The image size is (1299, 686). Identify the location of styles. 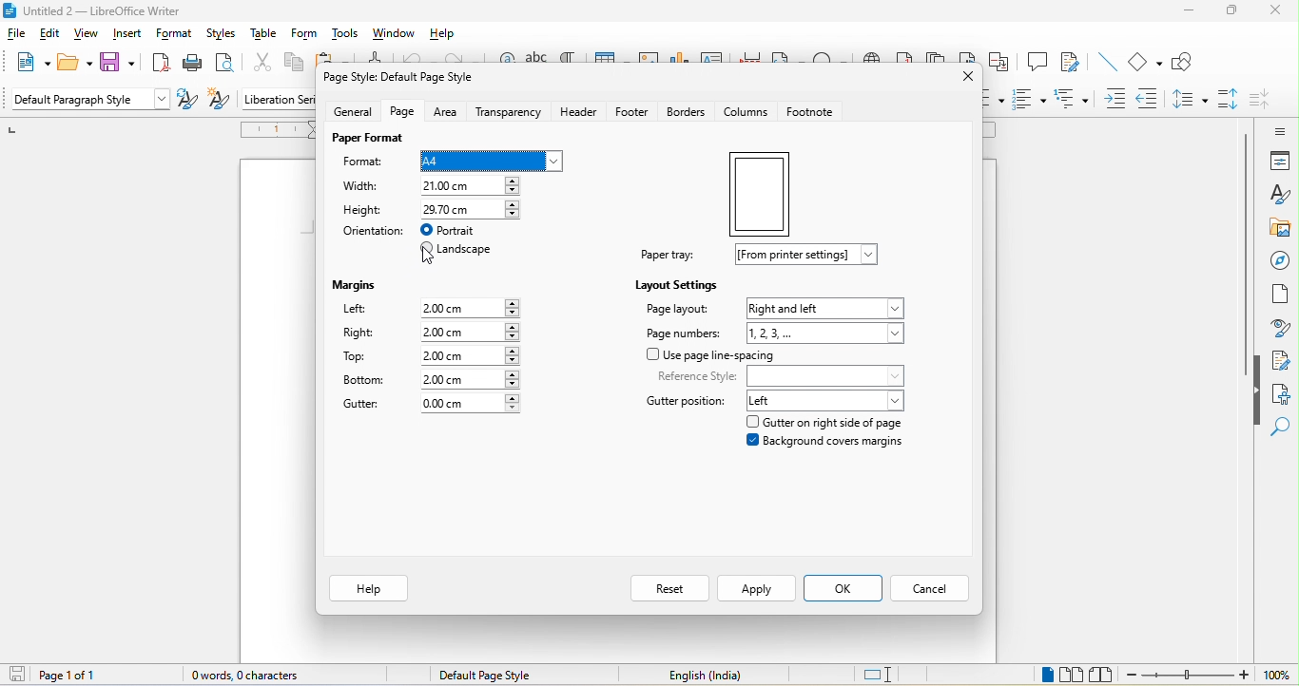
(224, 35).